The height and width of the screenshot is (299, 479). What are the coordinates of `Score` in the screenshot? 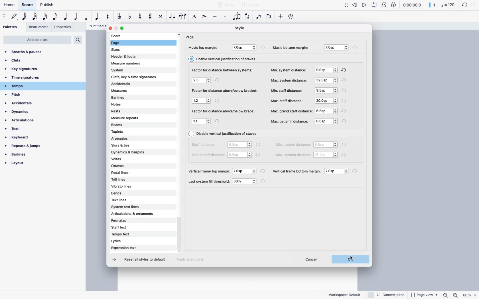 It's located at (27, 5).